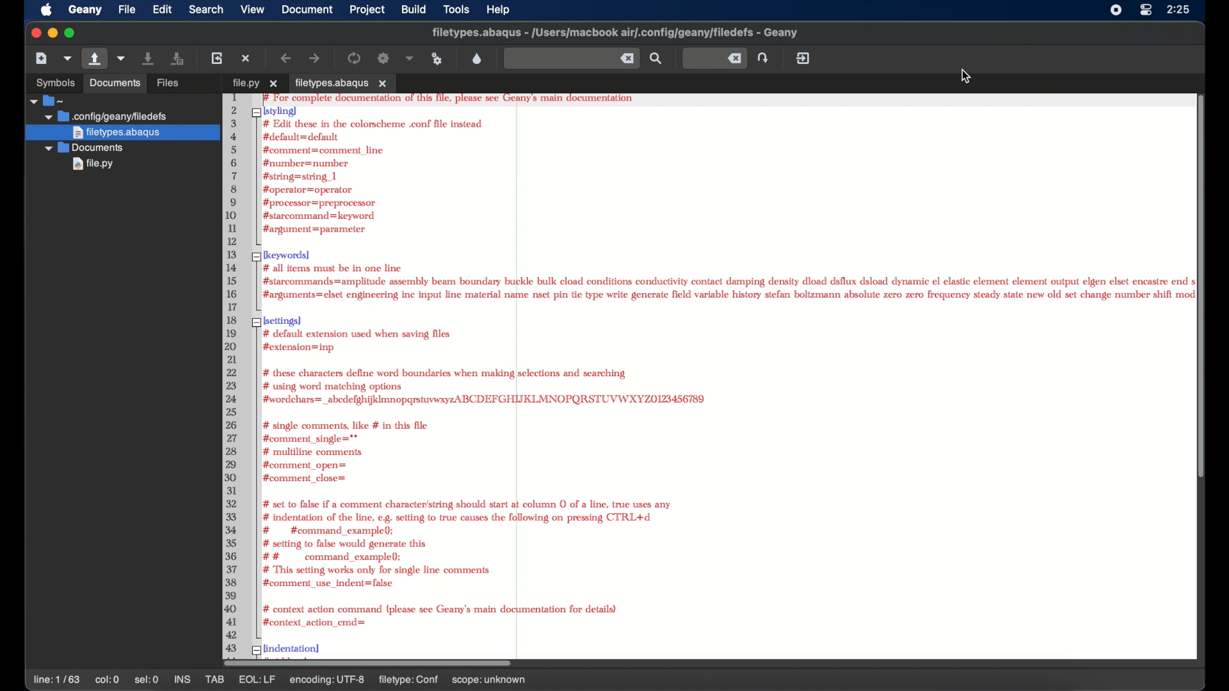 This screenshot has height=691, width=1229. What do you see at coordinates (967, 76) in the screenshot?
I see `cursor` at bounding box center [967, 76].